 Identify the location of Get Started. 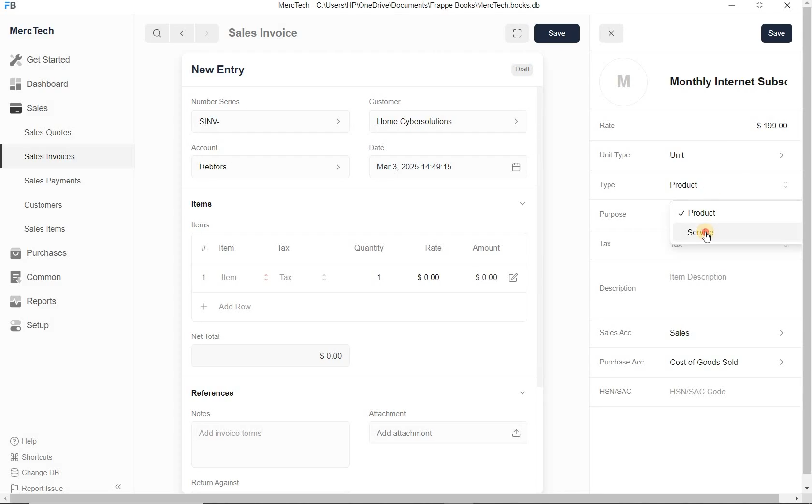
(43, 60).